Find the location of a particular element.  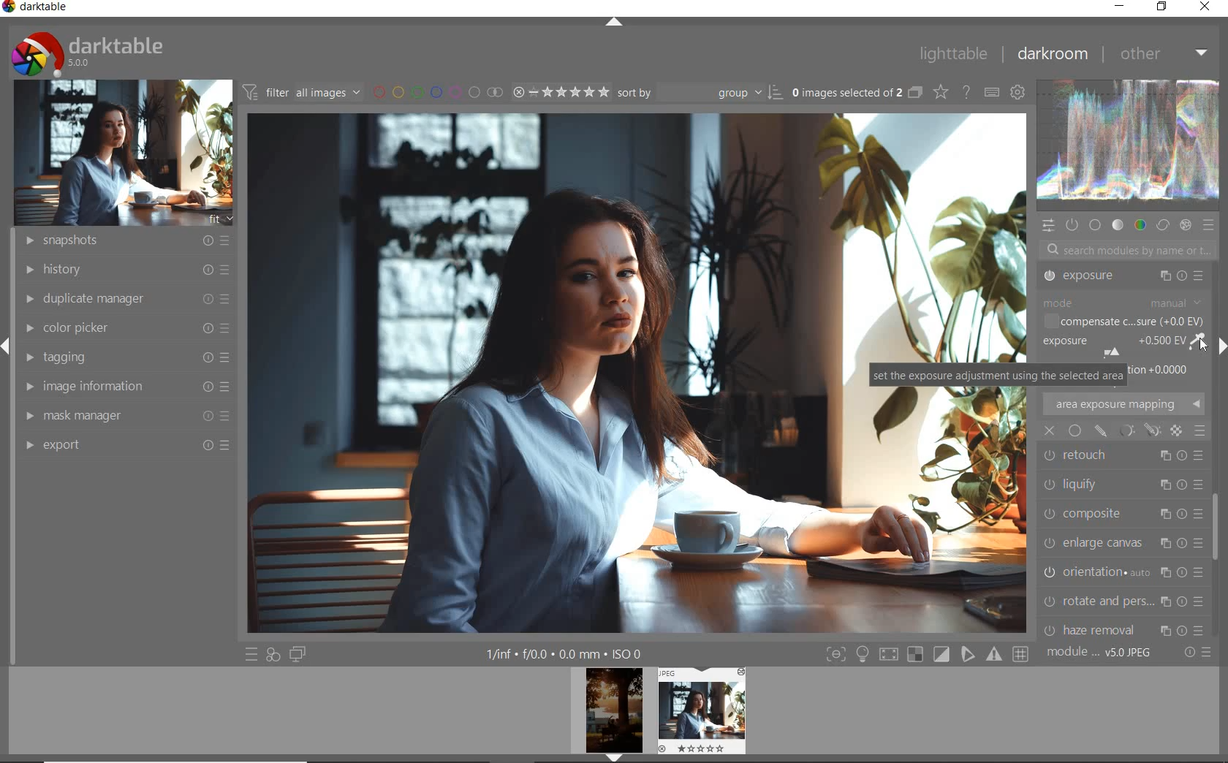

mode is located at coordinates (1122, 304).